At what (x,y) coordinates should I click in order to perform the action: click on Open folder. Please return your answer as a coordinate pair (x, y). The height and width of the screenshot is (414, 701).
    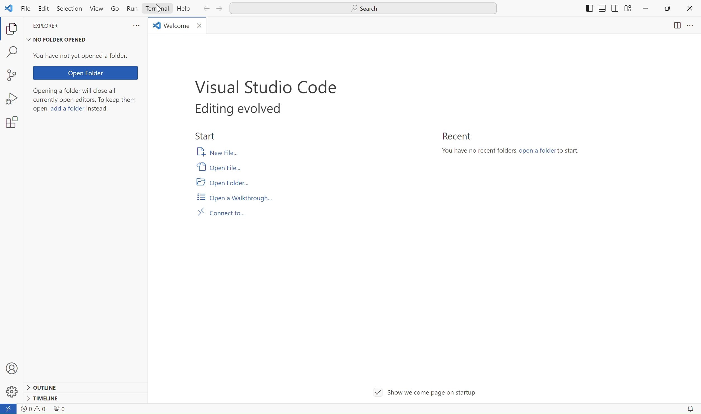
    Looking at the image, I should click on (87, 73).